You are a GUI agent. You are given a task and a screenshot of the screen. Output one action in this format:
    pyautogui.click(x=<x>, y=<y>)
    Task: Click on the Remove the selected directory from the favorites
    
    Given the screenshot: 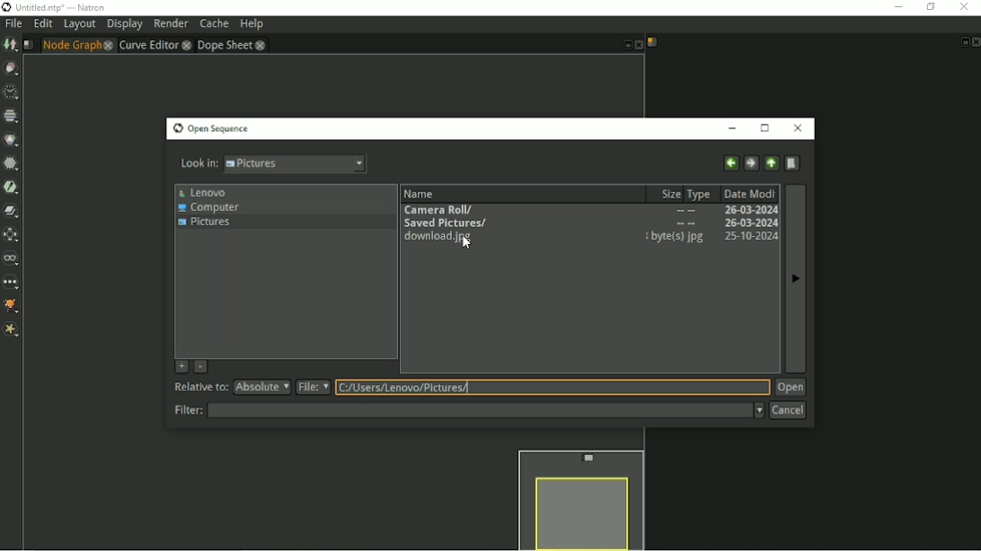 What is the action you would take?
    pyautogui.click(x=199, y=367)
    